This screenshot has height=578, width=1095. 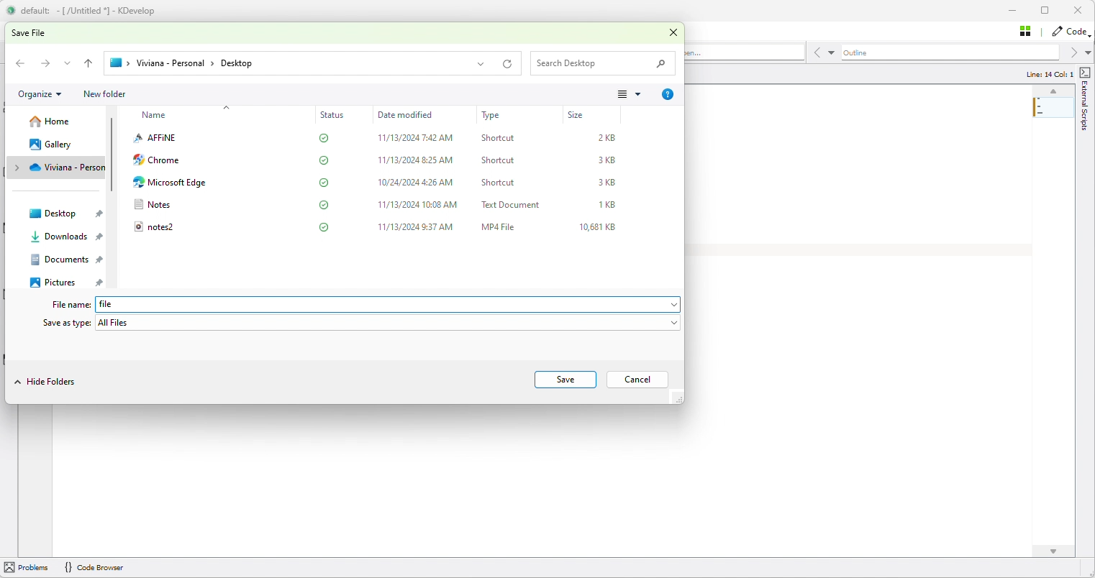 What do you see at coordinates (605, 63) in the screenshot?
I see `Search desktop` at bounding box center [605, 63].